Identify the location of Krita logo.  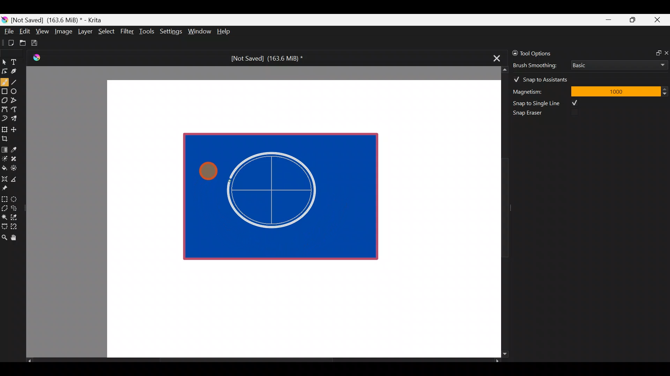
(5, 19).